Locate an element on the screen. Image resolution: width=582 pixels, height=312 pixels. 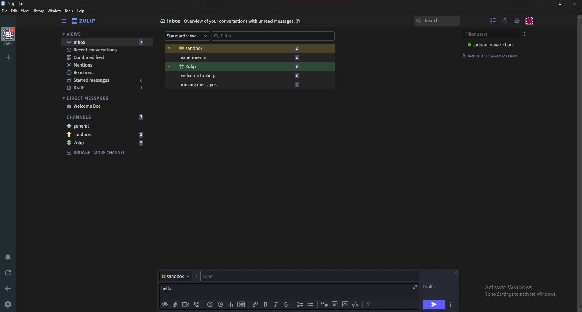
code is located at coordinates (345, 305).